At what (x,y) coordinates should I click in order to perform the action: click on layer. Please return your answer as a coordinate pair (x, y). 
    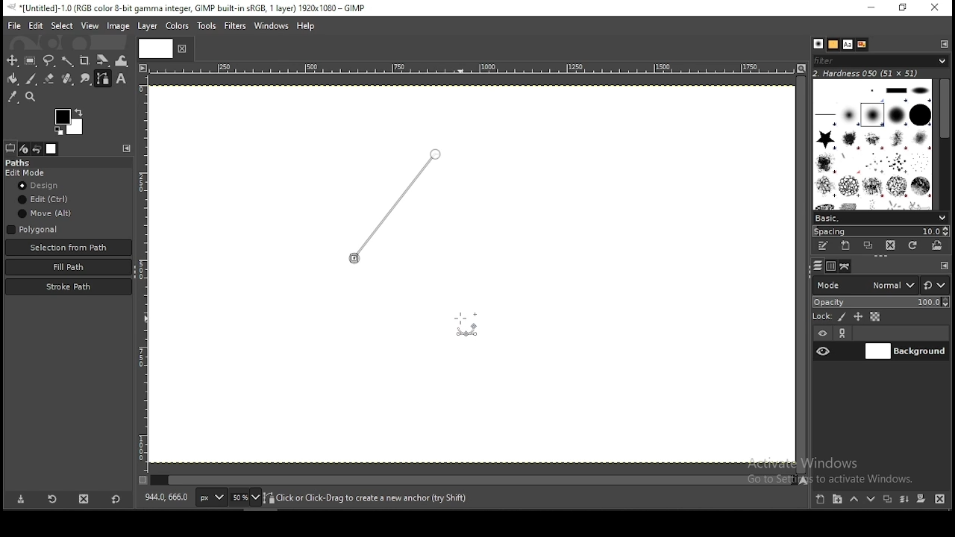
    Looking at the image, I should click on (151, 27).